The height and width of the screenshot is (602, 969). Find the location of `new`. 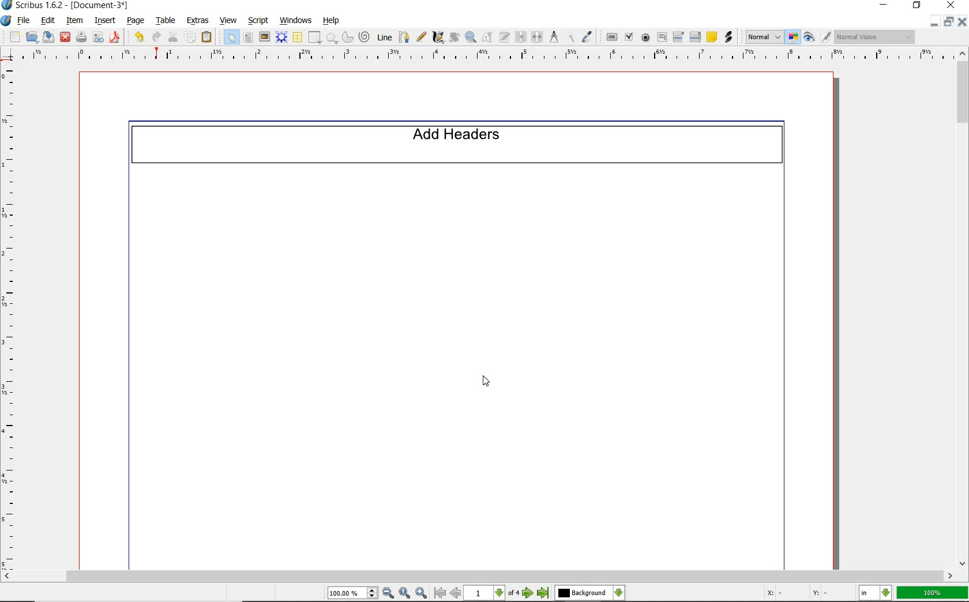

new is located at coordinates (14, 36).